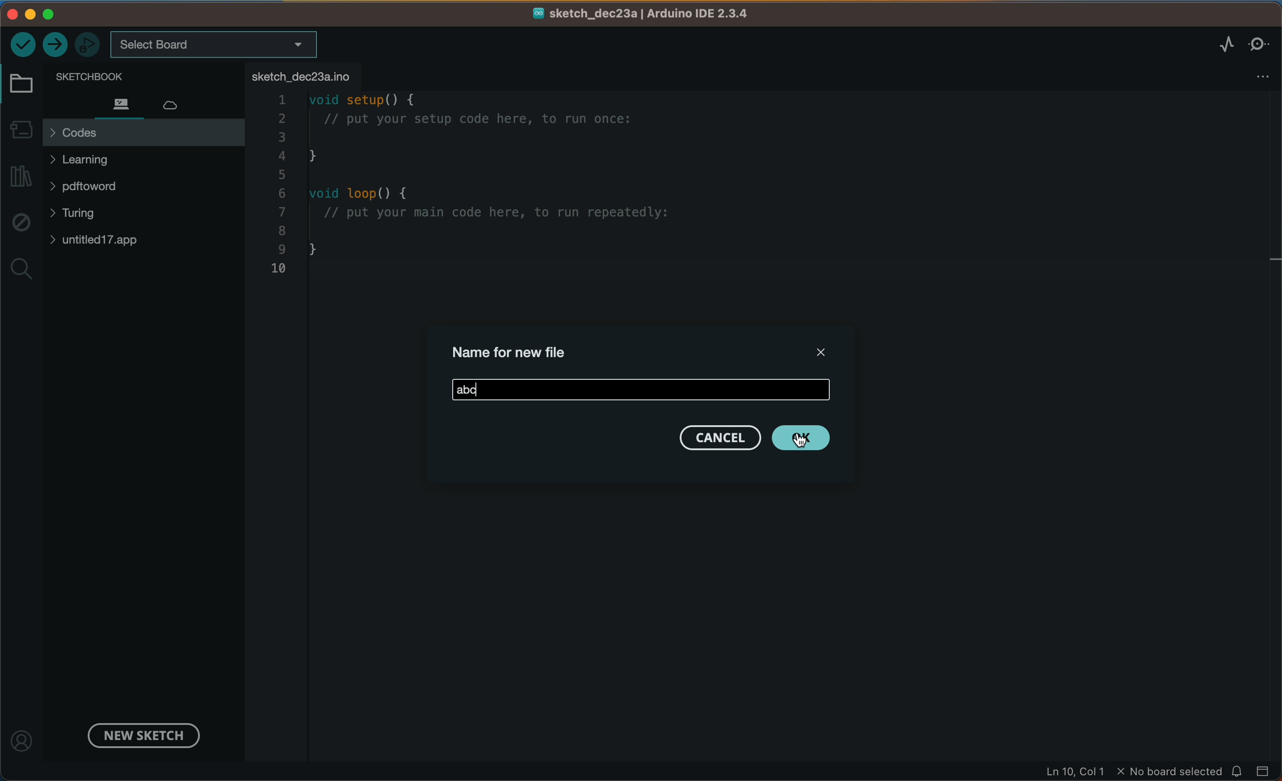 Image resolution: width=1282 pixels, height=781 pixels. I want to click on debugger, so click(88, 44).